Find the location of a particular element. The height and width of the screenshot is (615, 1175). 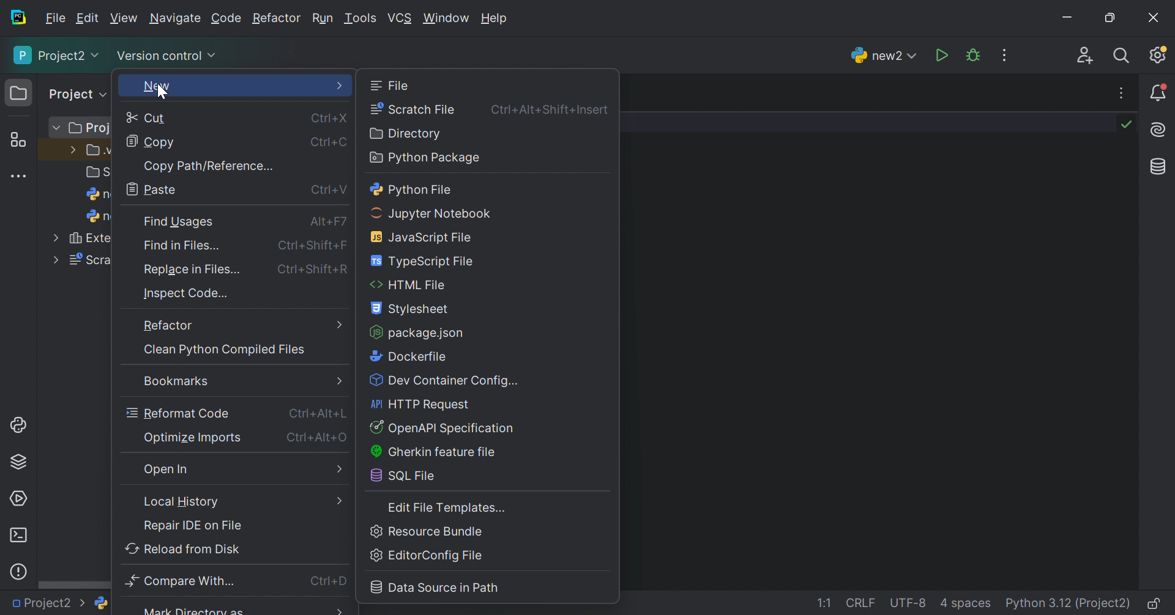

cursor is located at coordinates (160, 94).